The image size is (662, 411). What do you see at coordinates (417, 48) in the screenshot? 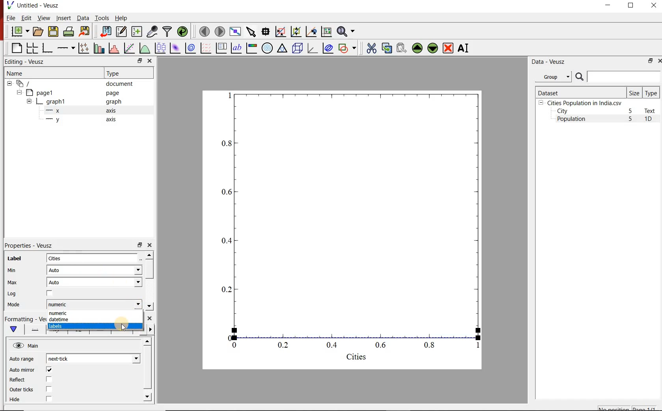
I see `move the selected widget up` at bounding box center [417, 48].